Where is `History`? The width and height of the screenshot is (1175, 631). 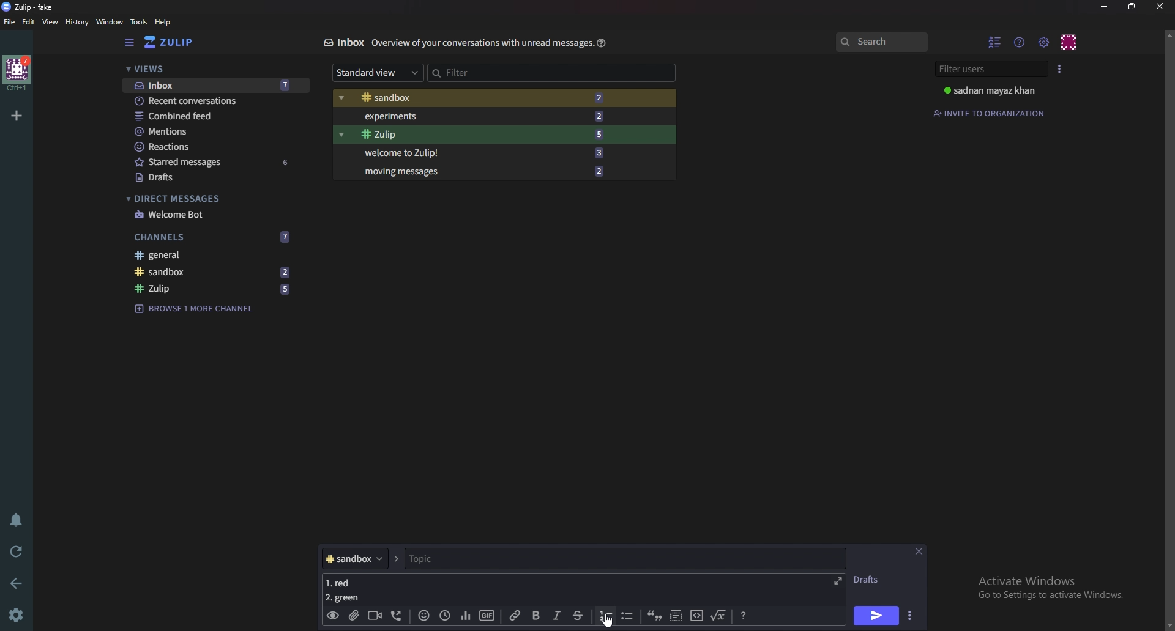 History is located at coordinates (76, 21).